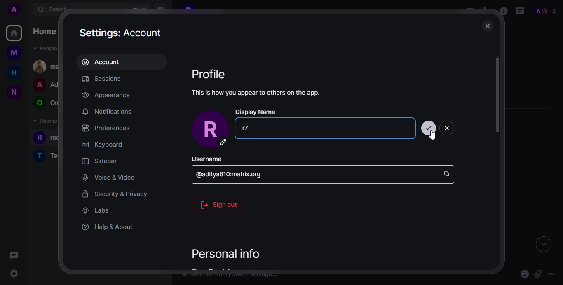 This screenshot has width=563, height=285. What do you see at coordinates (122, 32) in the screenshot?
I see `settings: account` at bounding box center [122, 32].